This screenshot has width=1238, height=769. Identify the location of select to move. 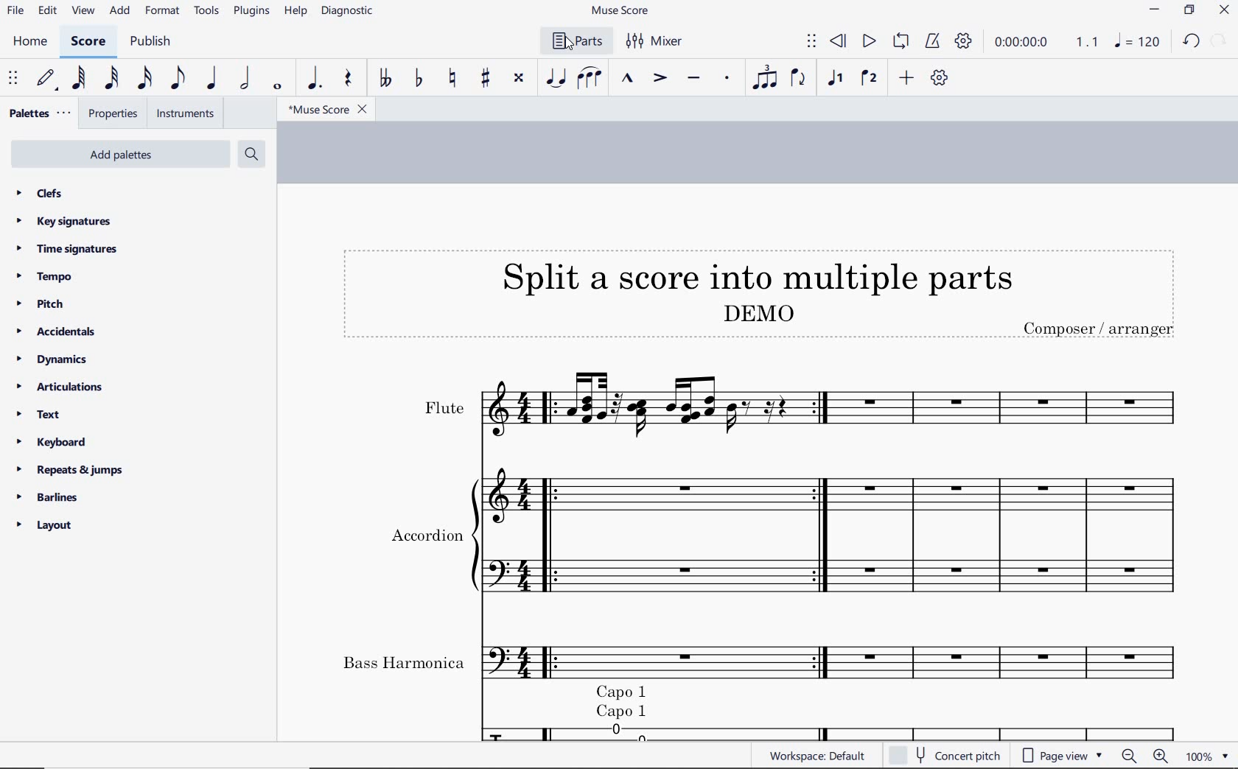
(812, 43).